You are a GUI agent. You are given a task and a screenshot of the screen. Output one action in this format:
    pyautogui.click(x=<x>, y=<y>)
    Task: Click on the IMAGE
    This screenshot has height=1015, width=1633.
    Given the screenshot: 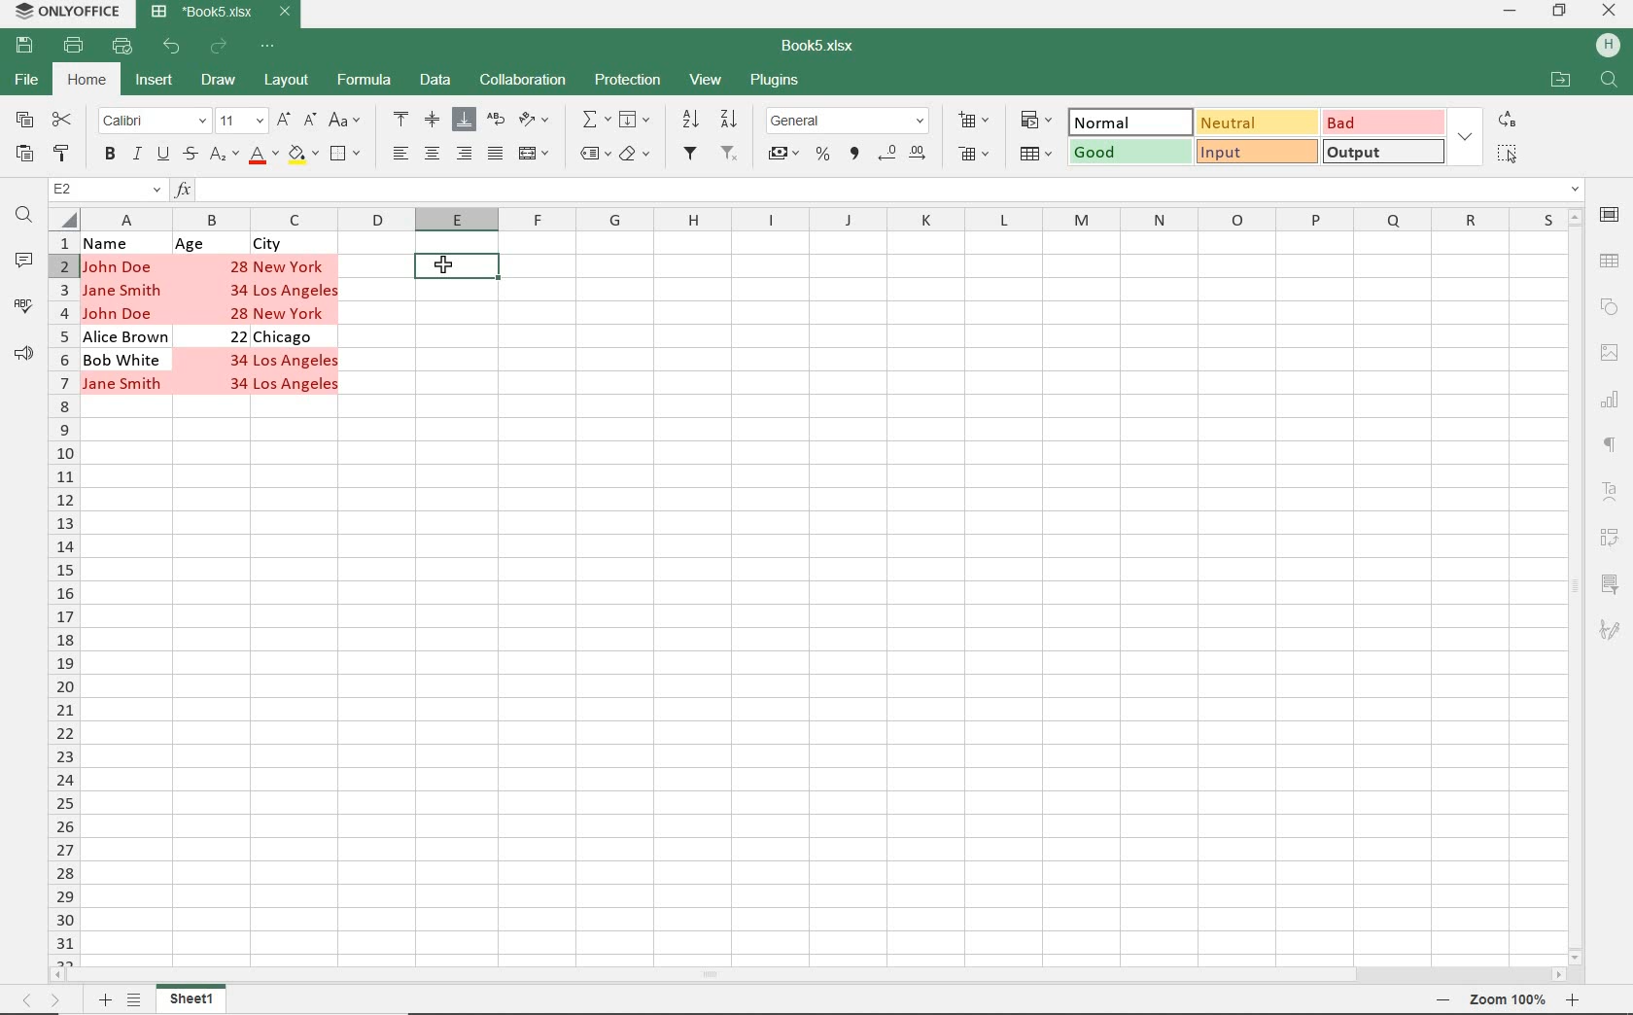 What is the action you would take?
    pyautogui.click(x=1609, y=350)
    